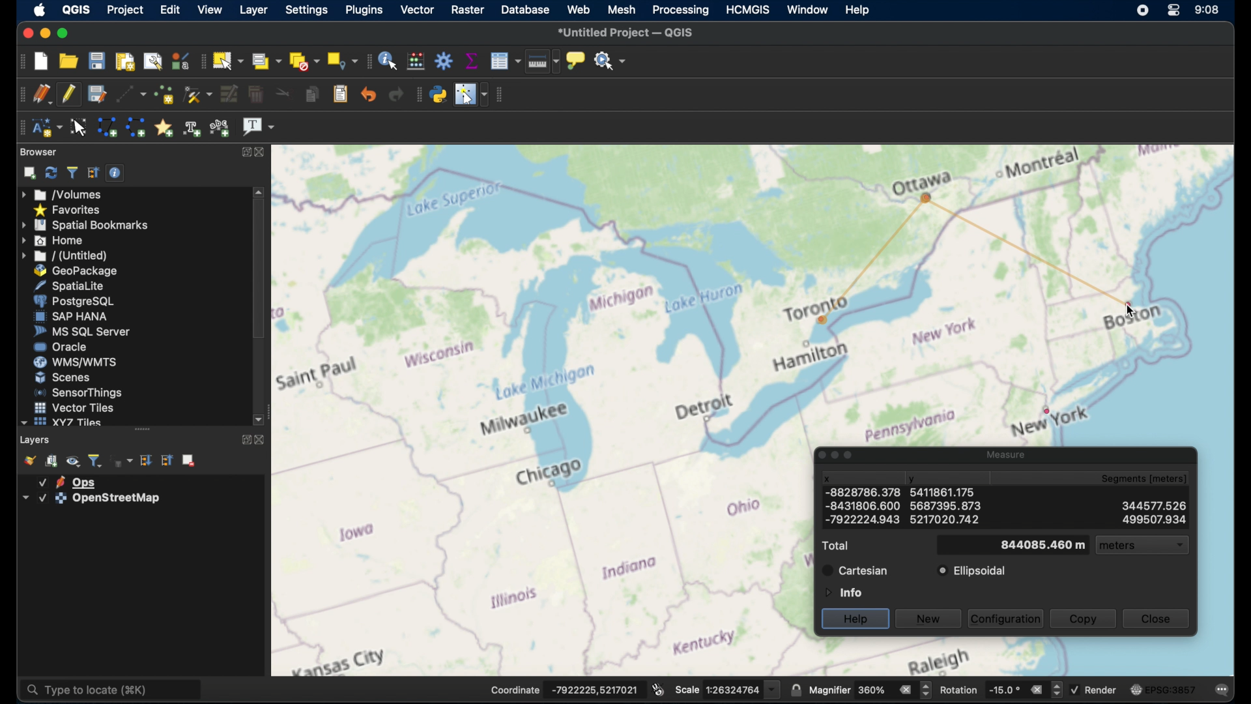  What do you see at coordinates (190, 462) in the screenshot?
I see `remove. layer group` at bounding box center [190, 462].